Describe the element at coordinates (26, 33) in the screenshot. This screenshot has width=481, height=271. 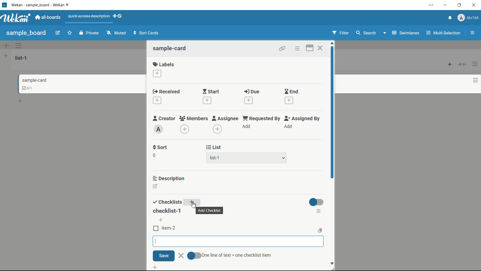
I see `board name` at that location.